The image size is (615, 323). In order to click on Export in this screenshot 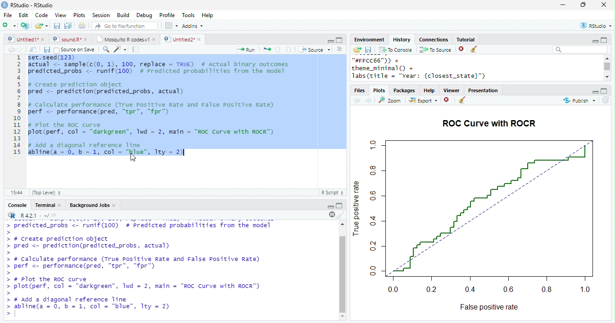, I will do `click(424, 101)`.